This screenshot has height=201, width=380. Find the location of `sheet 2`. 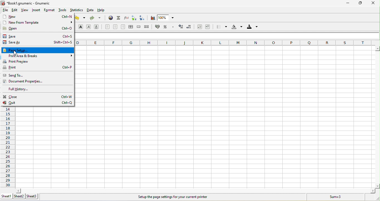

sheet 2 is located at coordinates (20, 197).